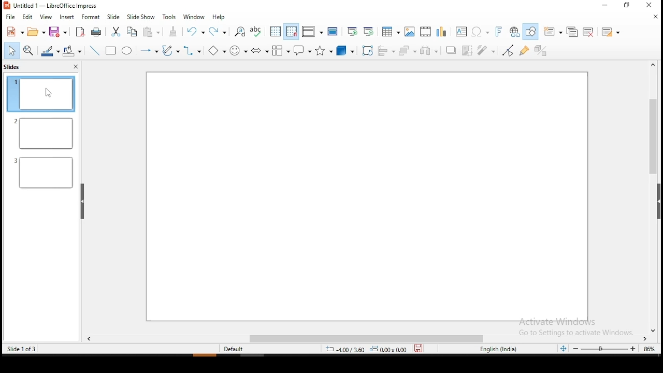 This screenshot has width=663, height=373. I want to click on zoom and pan, so click(30, 51).